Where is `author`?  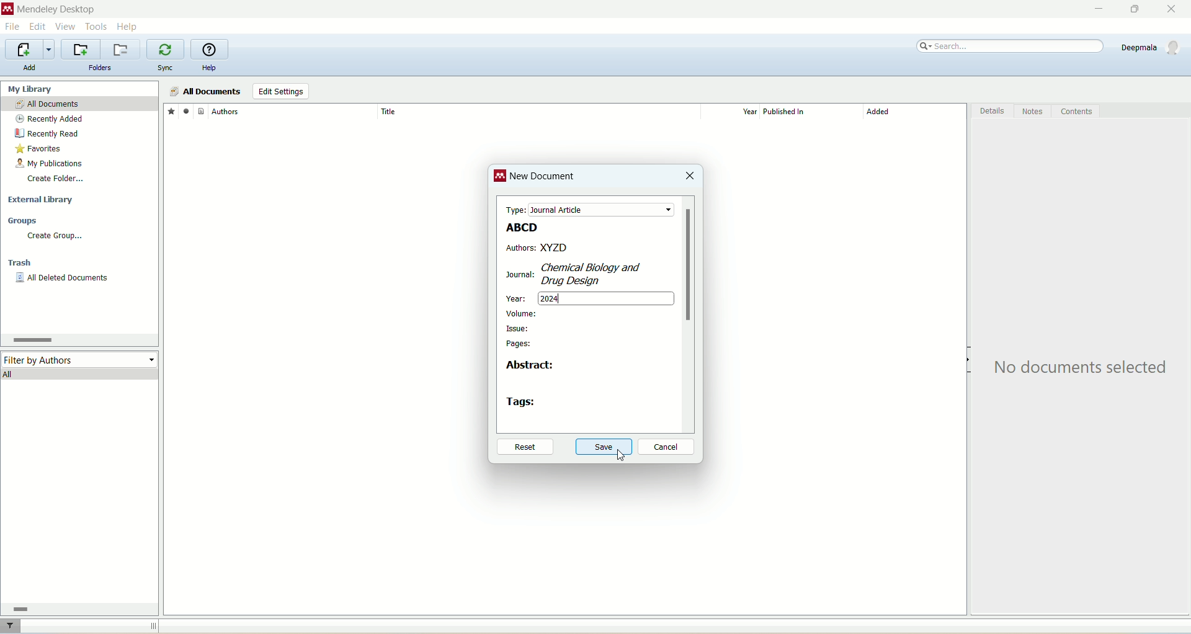 author is located at coordinates (294, 112).